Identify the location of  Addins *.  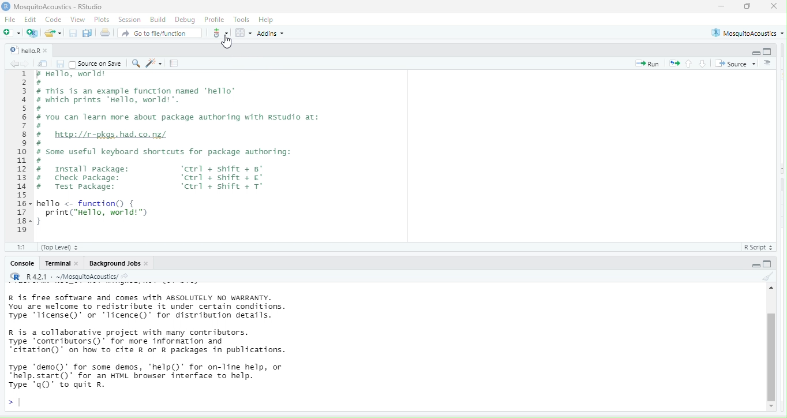
(271, 33).